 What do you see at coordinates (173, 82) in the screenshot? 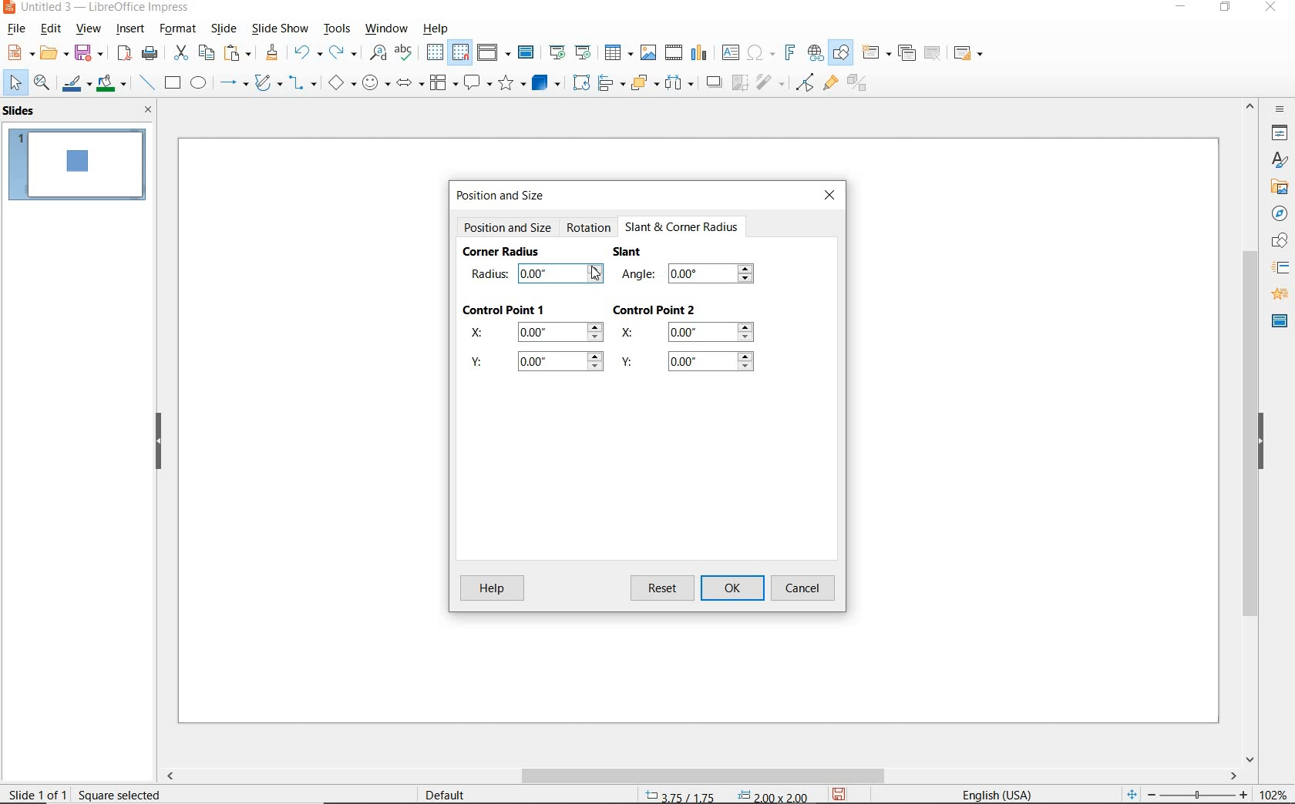
I see `rectangle` at bounding box center [173, 82].